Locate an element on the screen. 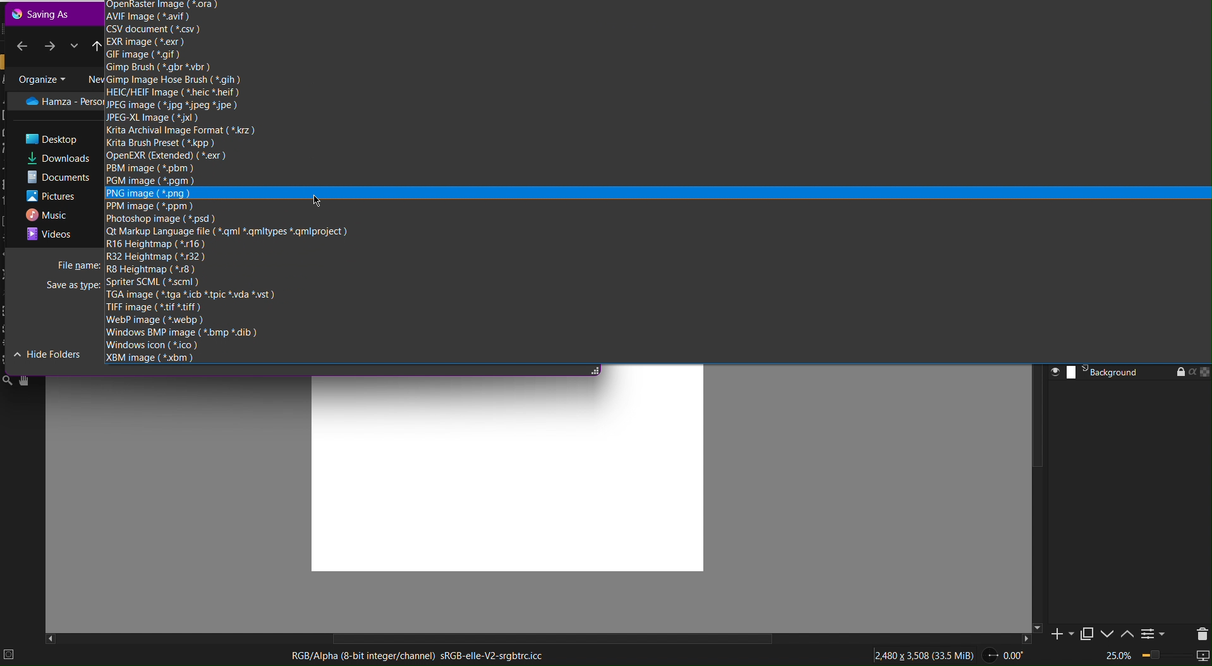 The image size is (1212, 666). Zoom is located at coordinates (1155, 657).